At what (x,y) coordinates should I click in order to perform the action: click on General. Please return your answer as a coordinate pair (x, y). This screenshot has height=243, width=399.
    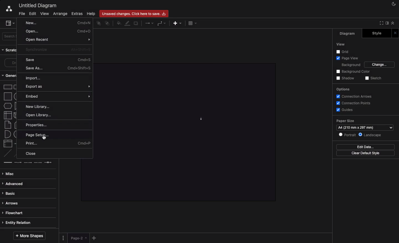
    Looking at the image, I should click on (9, 75).